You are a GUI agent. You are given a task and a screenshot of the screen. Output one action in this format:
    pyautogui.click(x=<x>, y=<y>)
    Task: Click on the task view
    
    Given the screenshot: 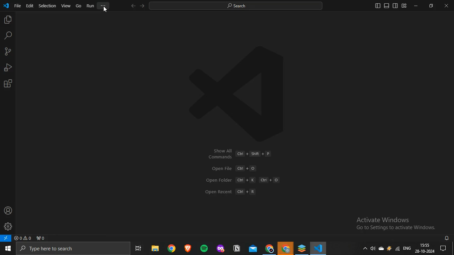 What is the action you would take?
    pyautogui.click(x=140, y=249)
    